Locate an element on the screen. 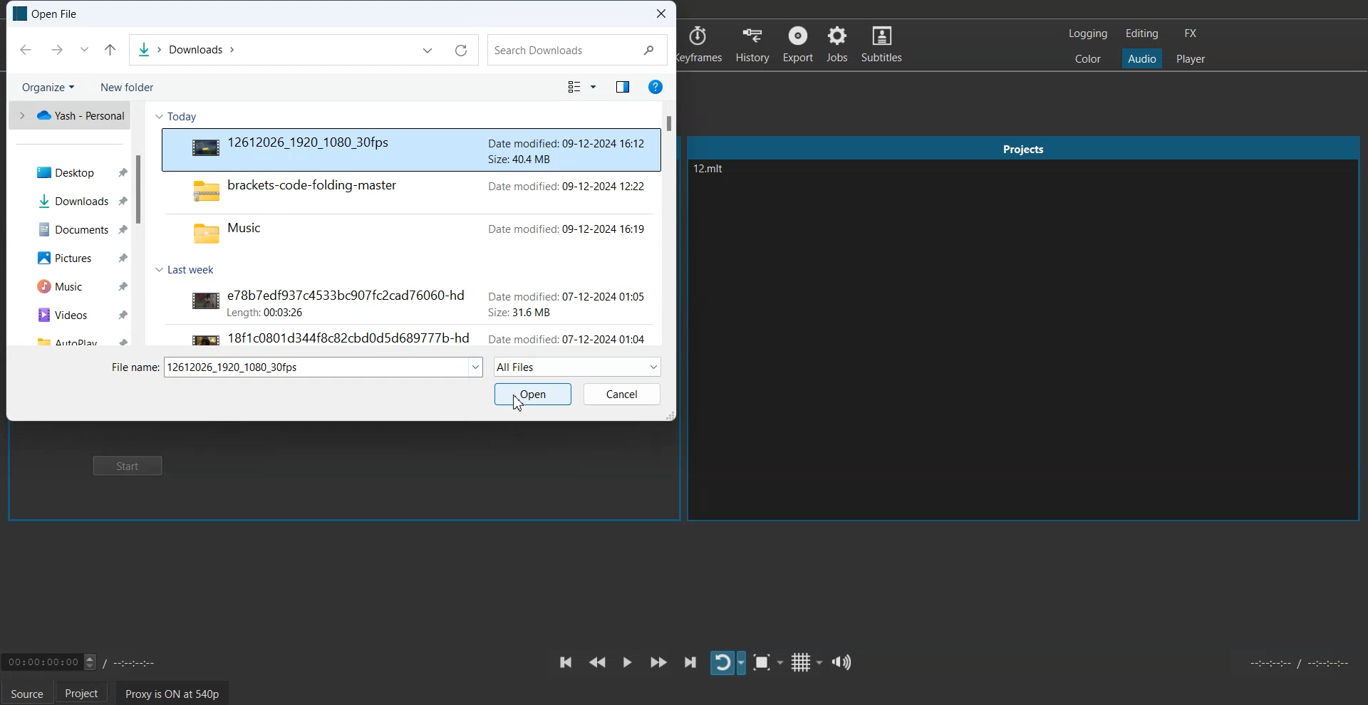 Image resolution: width=1368 pixels, height=705 pixels. Vertical Scroll bar is located at coordinates (670, 224).